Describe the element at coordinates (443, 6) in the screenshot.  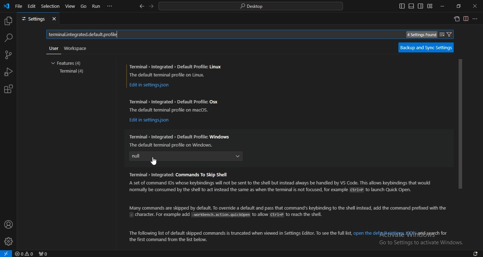
I see `minimize` at that location.